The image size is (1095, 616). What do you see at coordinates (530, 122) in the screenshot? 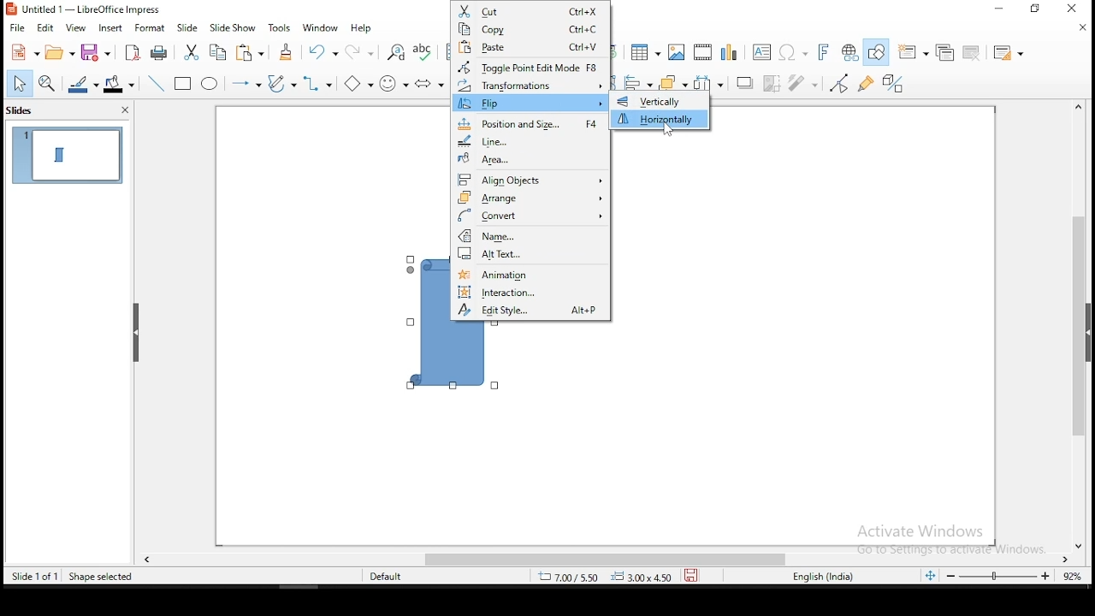
I see `position and size` at bounding box center [530, 122].